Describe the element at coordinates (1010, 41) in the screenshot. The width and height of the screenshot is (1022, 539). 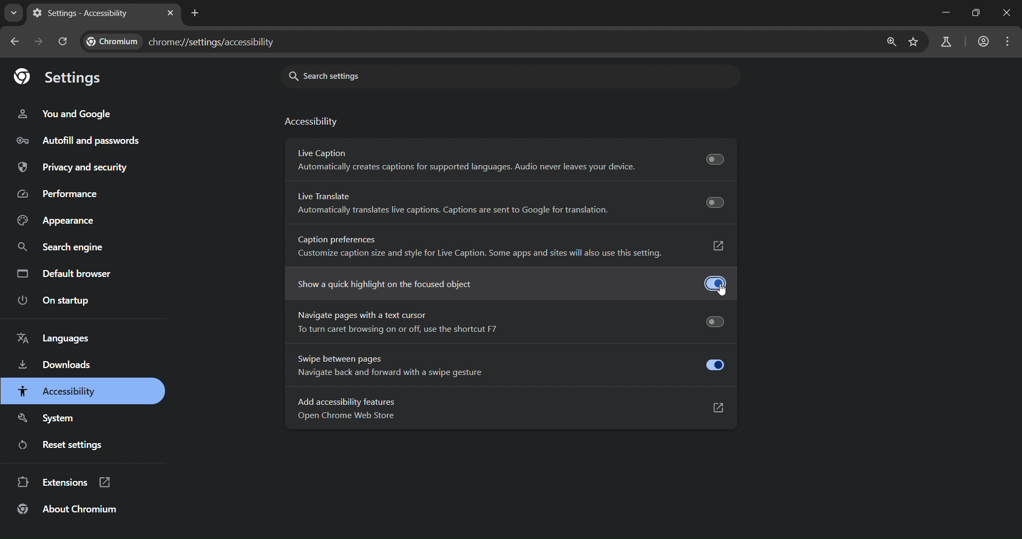
I see `menu` at that location.